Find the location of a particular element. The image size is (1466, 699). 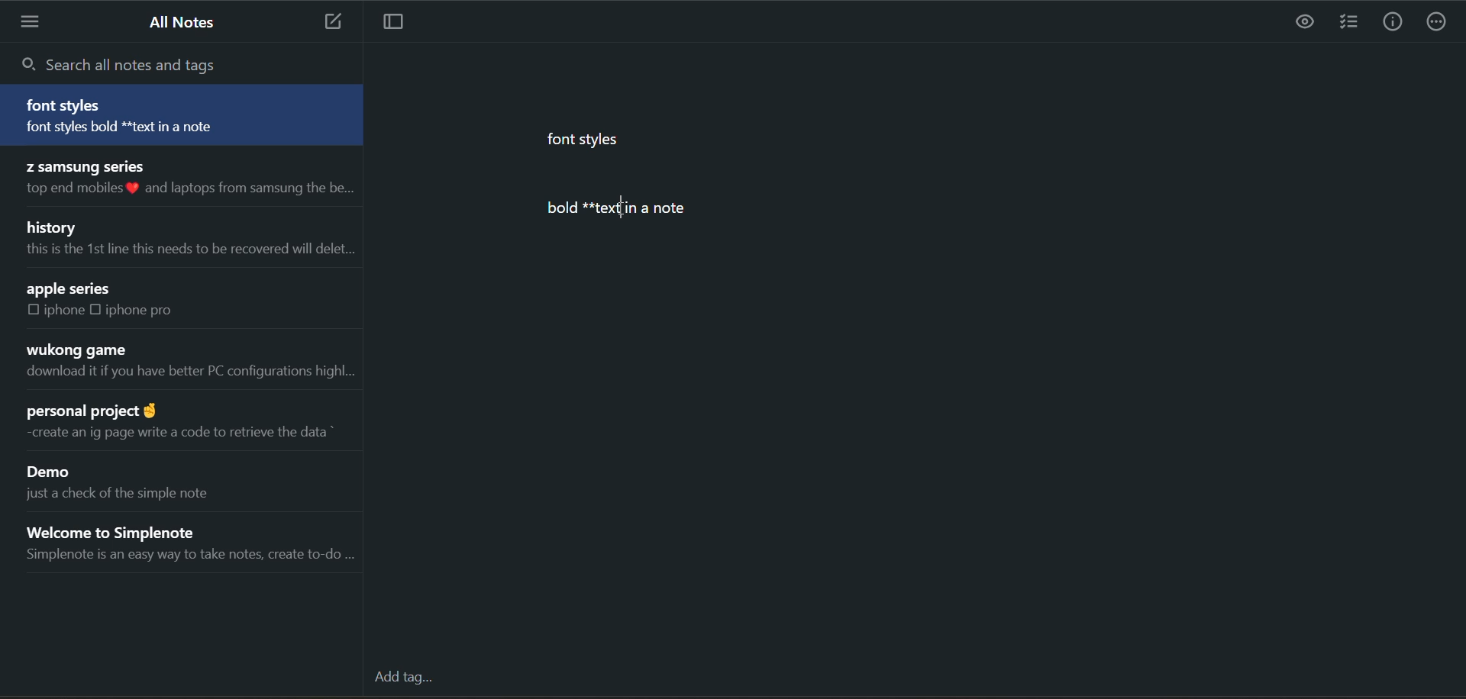

bold *textlin a note is located at coordinates (619, 207).